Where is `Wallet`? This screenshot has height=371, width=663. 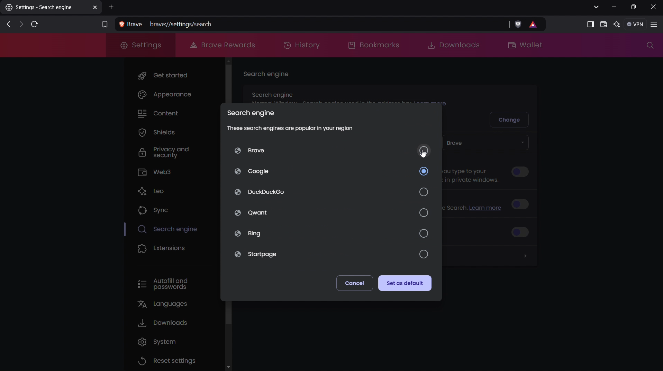
Wallet is located at coordinates (604, 24).